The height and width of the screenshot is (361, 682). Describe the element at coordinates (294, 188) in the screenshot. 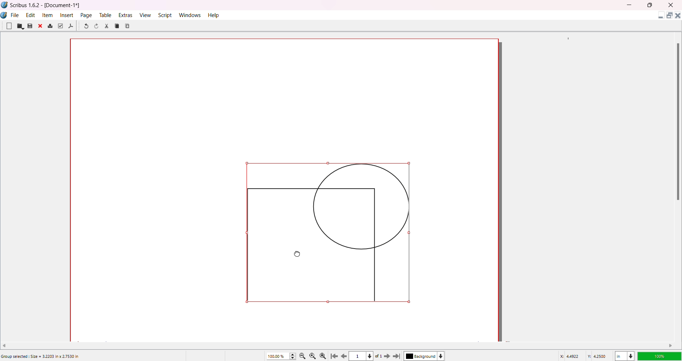

I see `Canvas` at that location.